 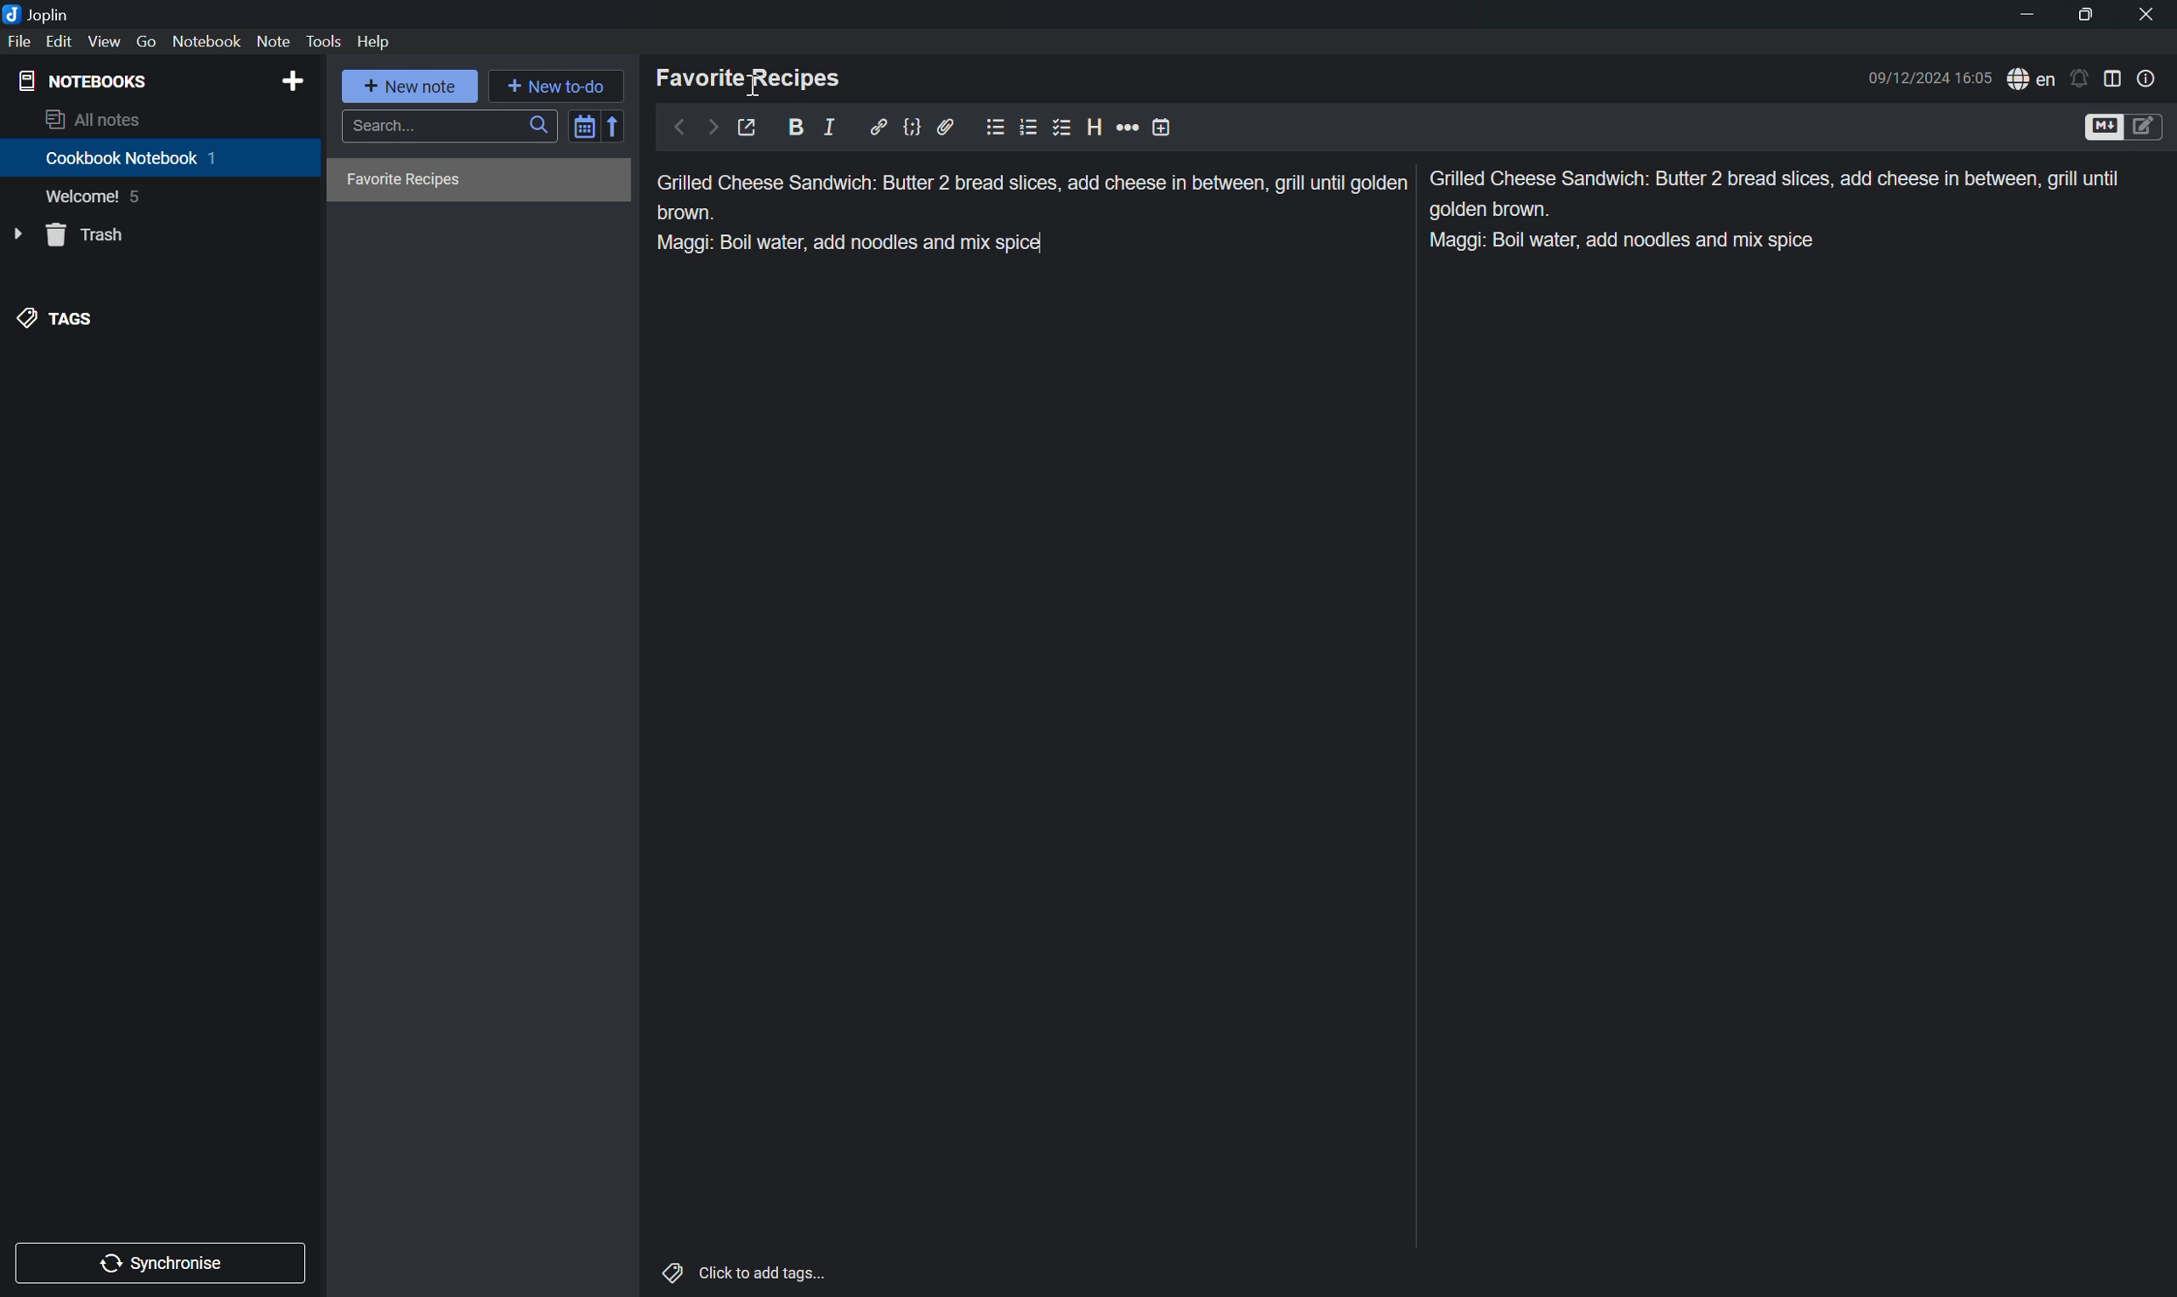 I want to click on Notebook, so click(x=207, y=42).